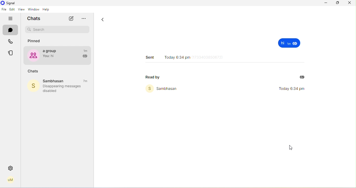 The width and height of the screenshot is (356, 188). Describe the element at coordinates (12, 10) in the screenshot. I see `edit` at that location.